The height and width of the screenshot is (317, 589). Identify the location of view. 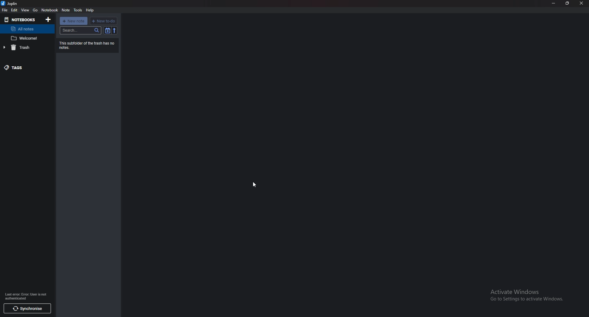
(25, 10).